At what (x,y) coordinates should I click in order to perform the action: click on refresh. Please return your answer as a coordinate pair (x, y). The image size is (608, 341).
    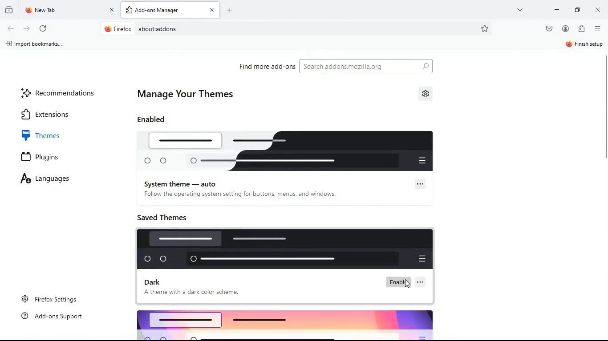
    Looking at the image, I should click on (45, 29).